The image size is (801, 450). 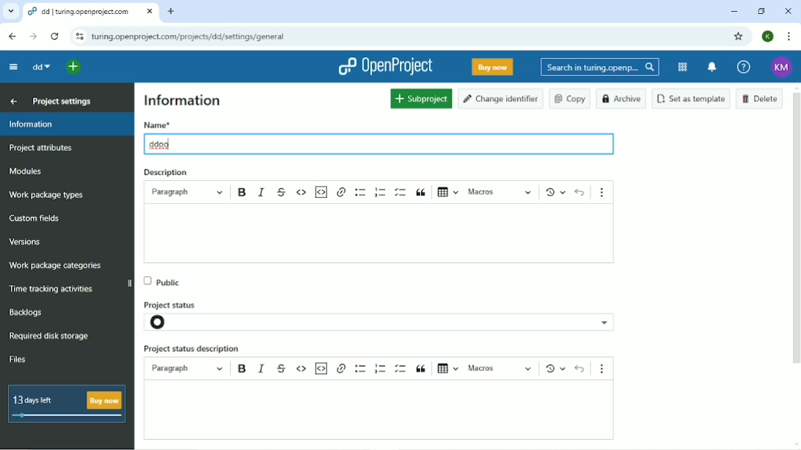 What do you see at coordinates (189, 192) in the screenshot?
I see `Paragraph` at bounding box center [189, 192].